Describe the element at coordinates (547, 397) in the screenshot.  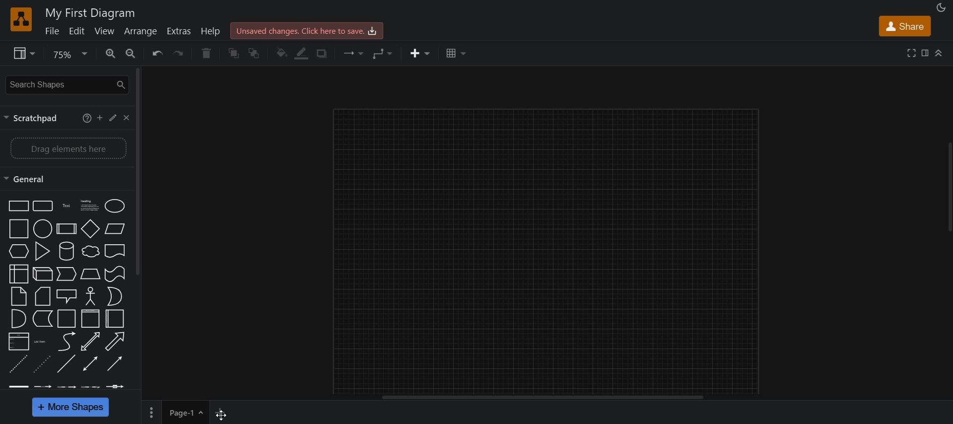
I see `horizontal scroll bar` at that location.